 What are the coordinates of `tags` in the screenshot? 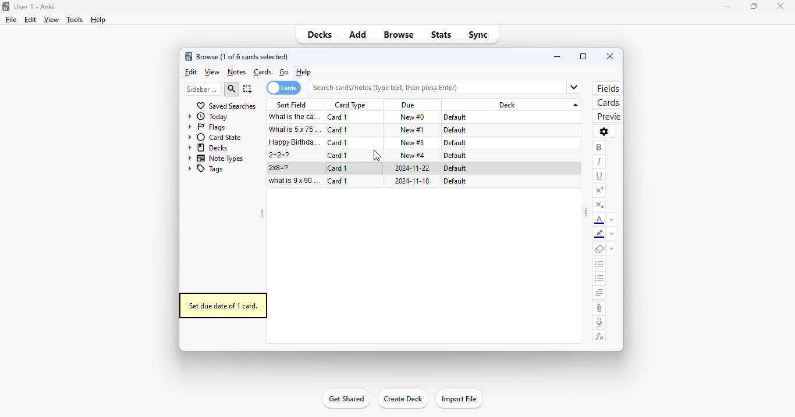 It's located at (205, 170).